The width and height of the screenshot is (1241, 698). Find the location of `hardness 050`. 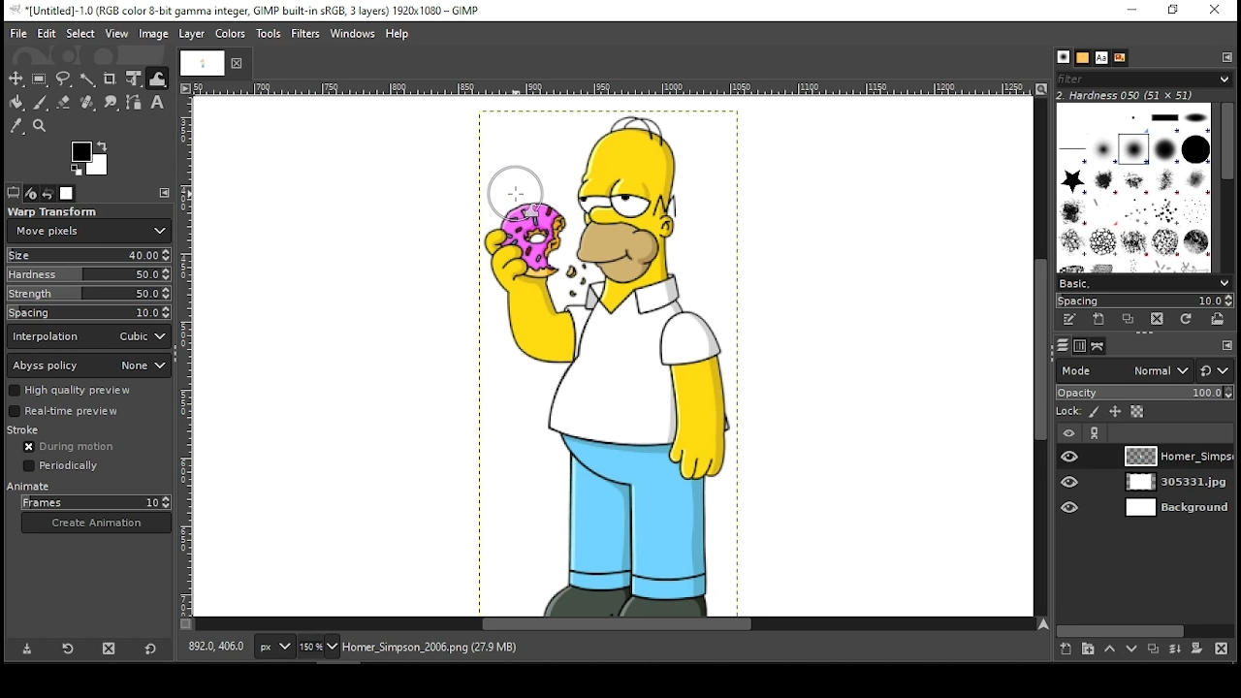

hardness 050 is located at coordinates (1151, 96).